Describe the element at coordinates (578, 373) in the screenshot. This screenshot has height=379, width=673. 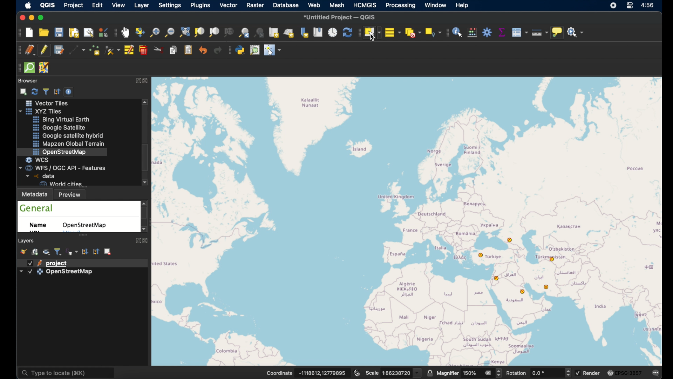
I see `checkbox` at that location.